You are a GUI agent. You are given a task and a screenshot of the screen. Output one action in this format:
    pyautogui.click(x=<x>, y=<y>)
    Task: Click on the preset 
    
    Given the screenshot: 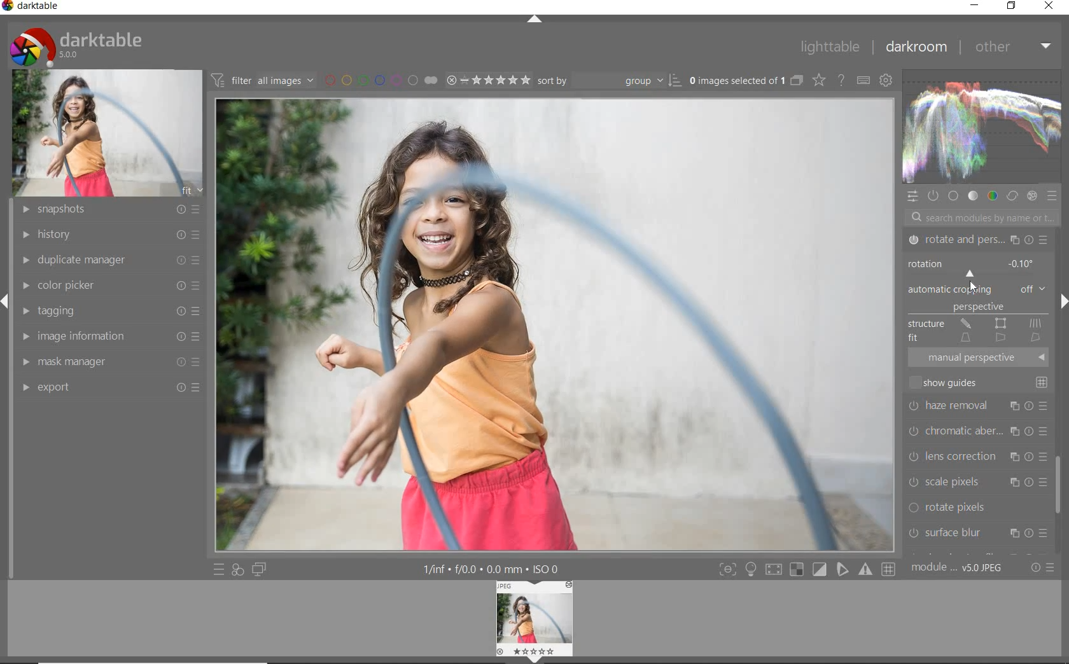 What is the action you would take?
    pyautogui.click(x=1052, y=197)
    